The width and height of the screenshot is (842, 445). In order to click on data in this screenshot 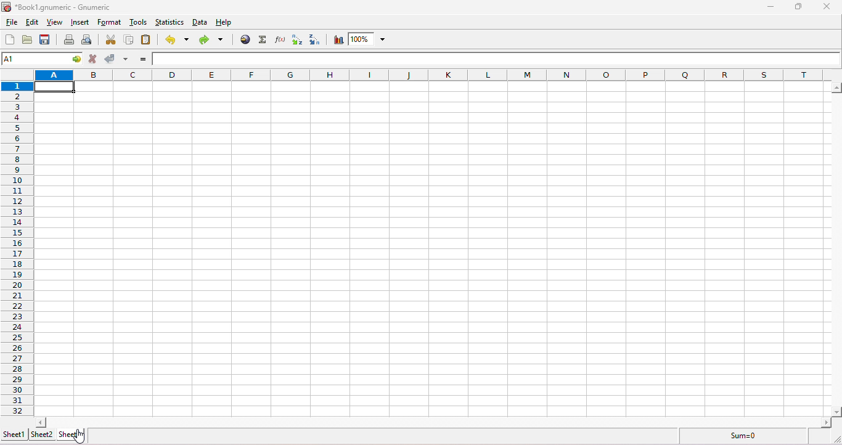, I will do `click(201, 20)`.